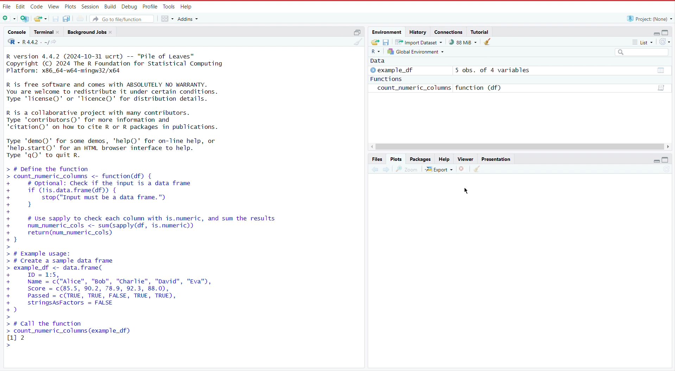  What do you see at coordinates (396, 159) in the screenshot?
I see `s Plots` at bounding box center [396, 159].